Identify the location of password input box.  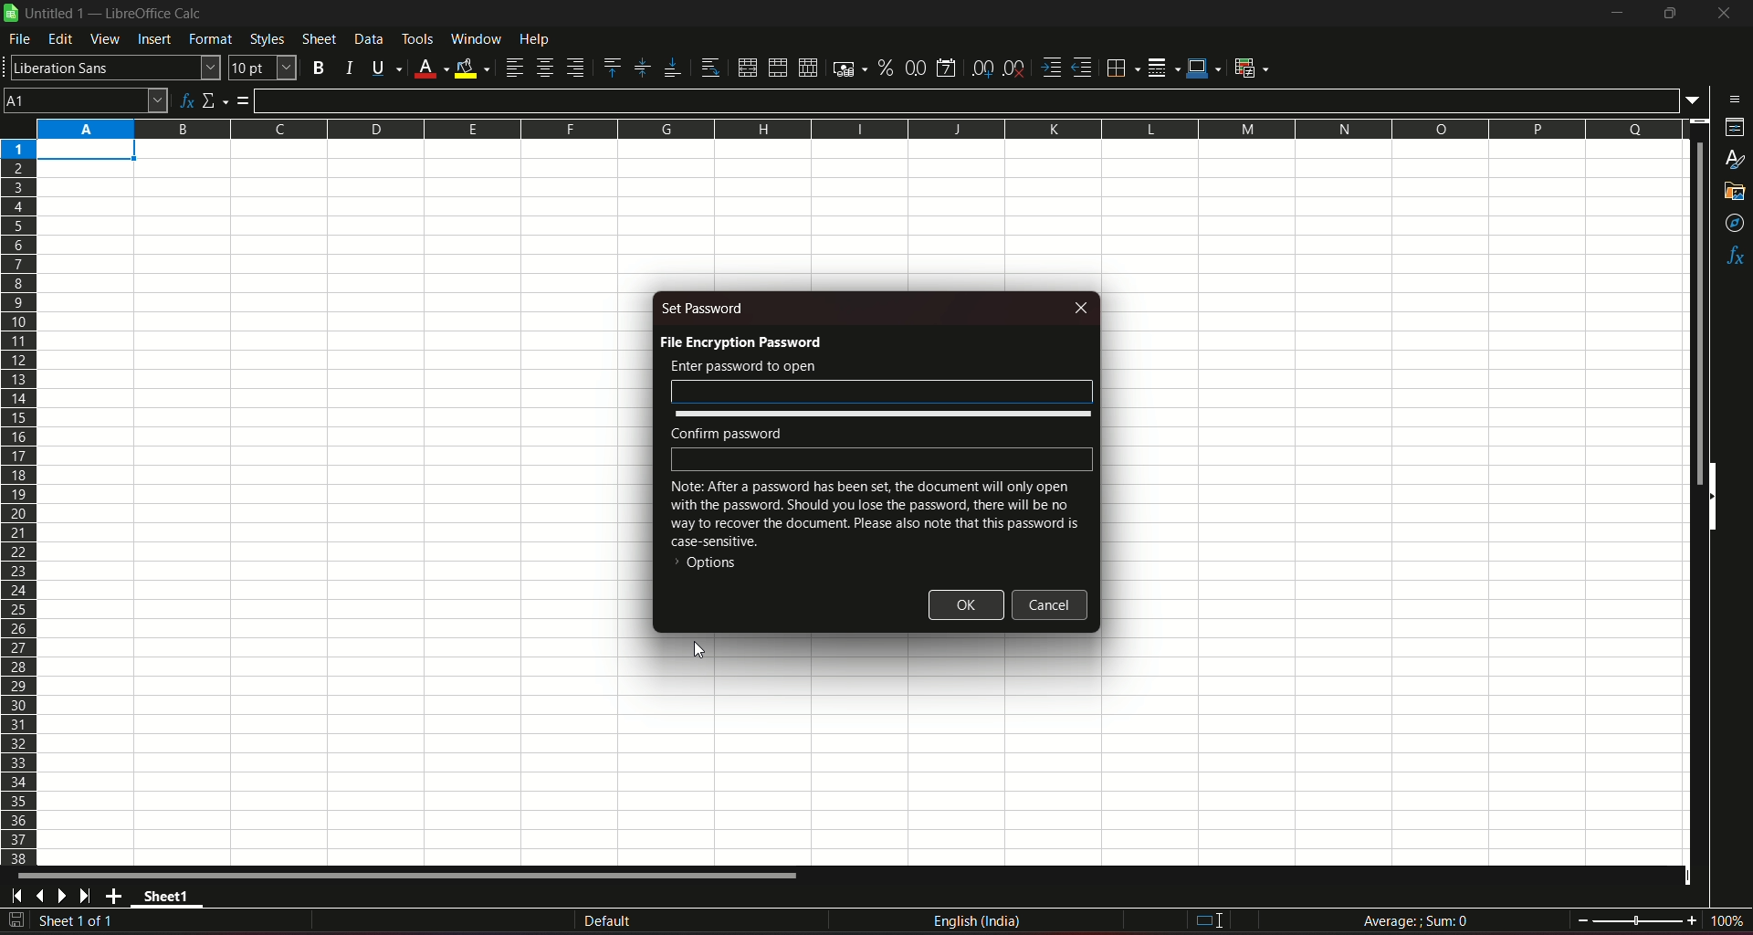
(882, 392).